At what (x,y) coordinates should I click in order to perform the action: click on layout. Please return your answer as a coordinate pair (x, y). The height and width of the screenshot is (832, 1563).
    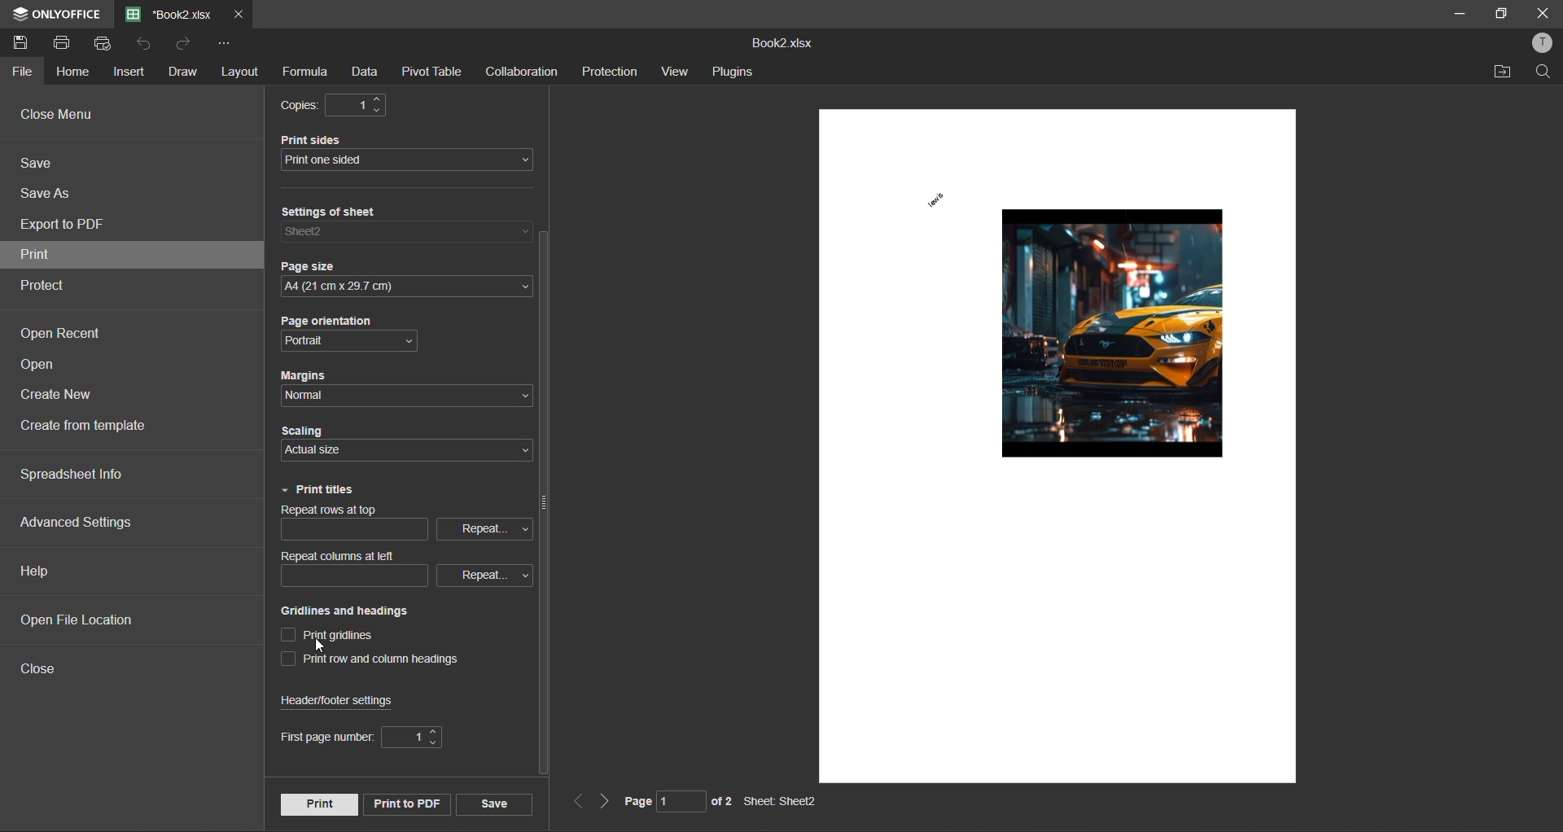
    Looking at the image, I should click on (243, 74).